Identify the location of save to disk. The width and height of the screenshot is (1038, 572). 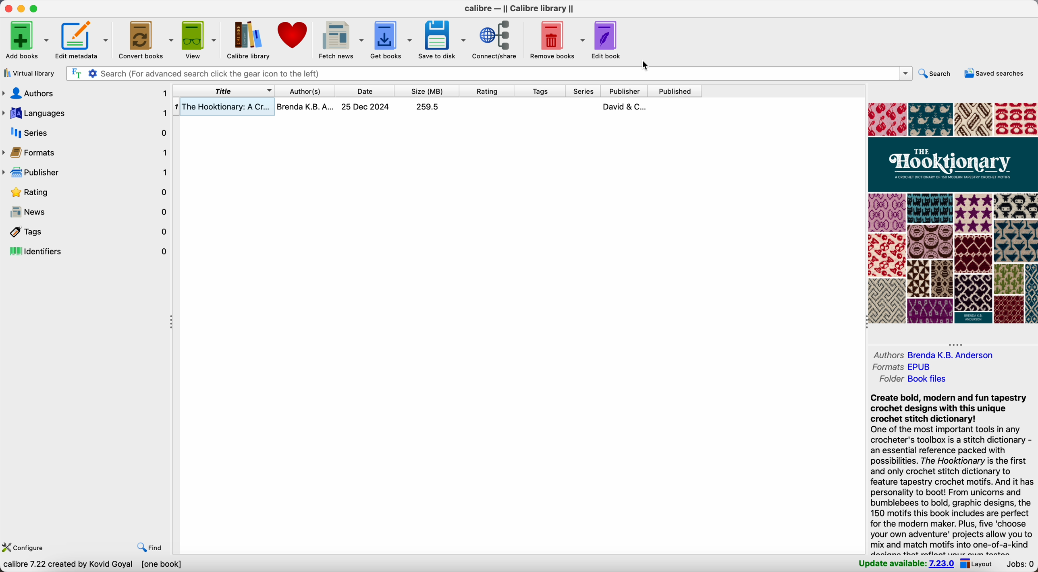
(442, 38).